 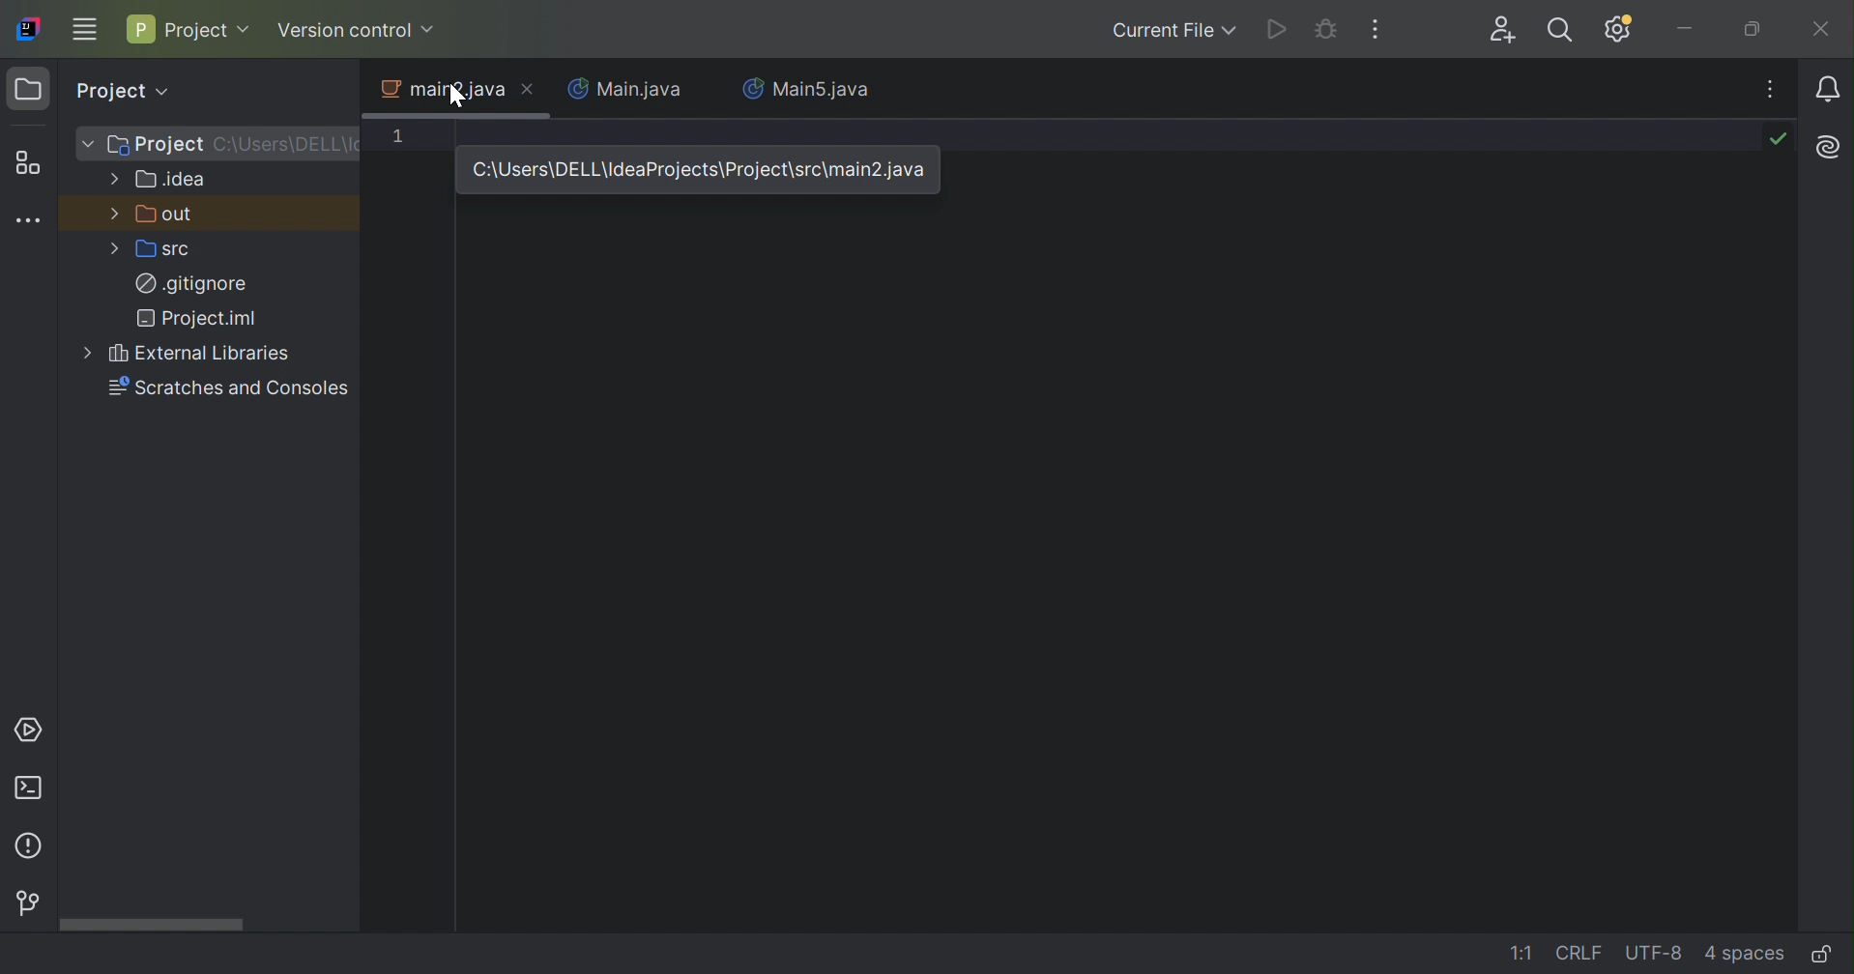 I want to click on Debug, so click(x=1329, y=28).